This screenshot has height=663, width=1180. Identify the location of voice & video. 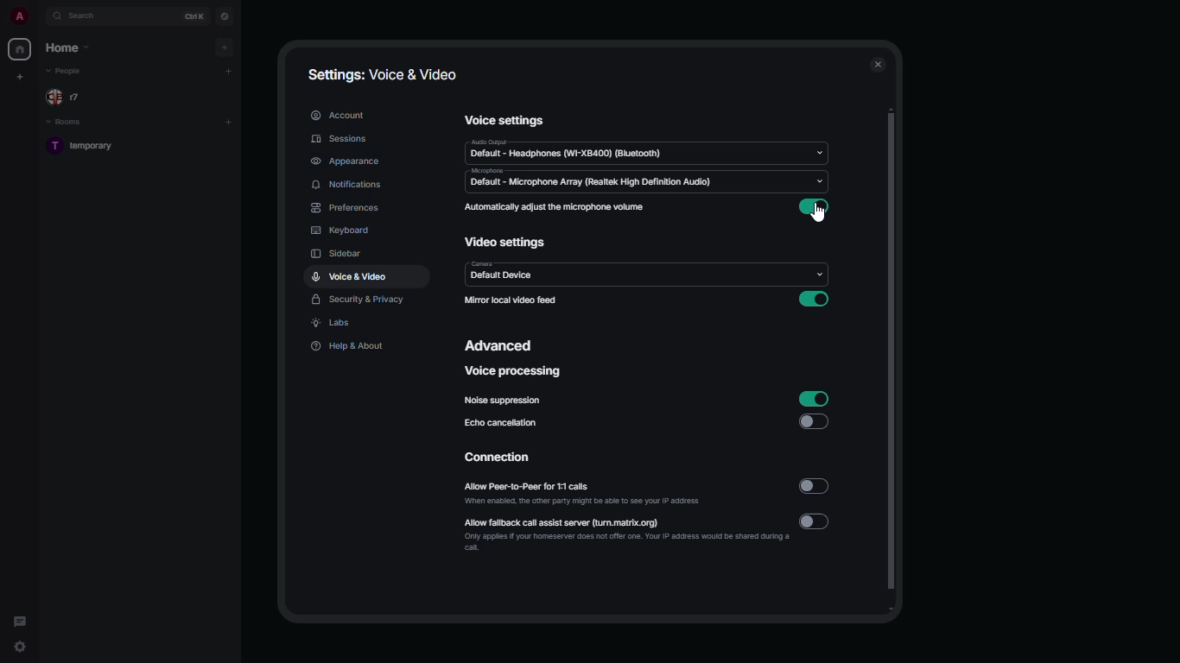
(349, 276).